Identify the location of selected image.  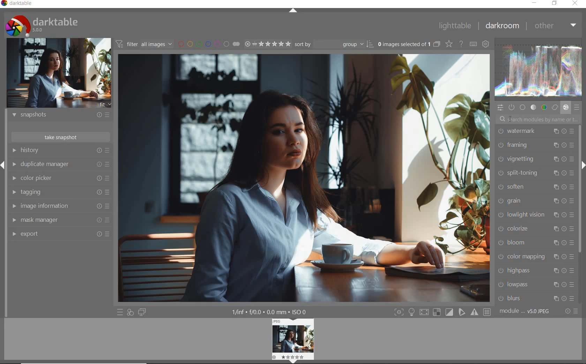
(304, 176).